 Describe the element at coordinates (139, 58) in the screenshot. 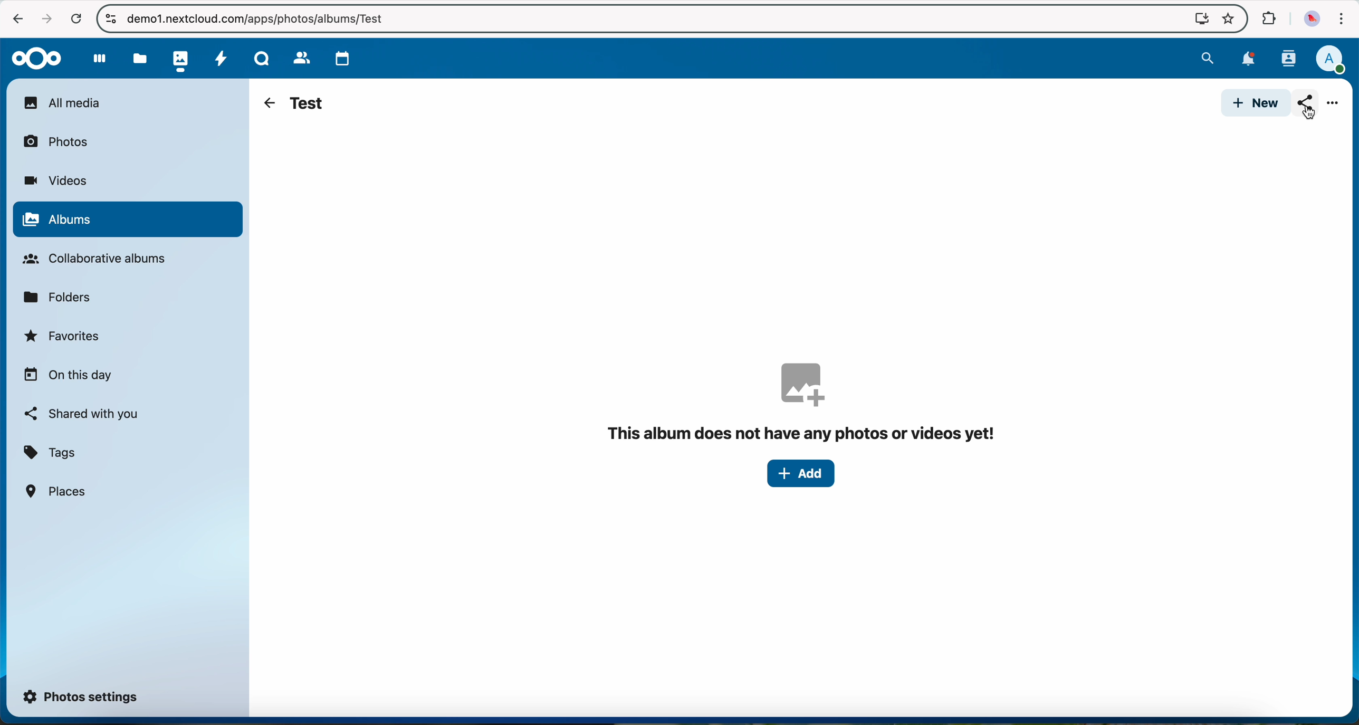

I see `files` at that location.